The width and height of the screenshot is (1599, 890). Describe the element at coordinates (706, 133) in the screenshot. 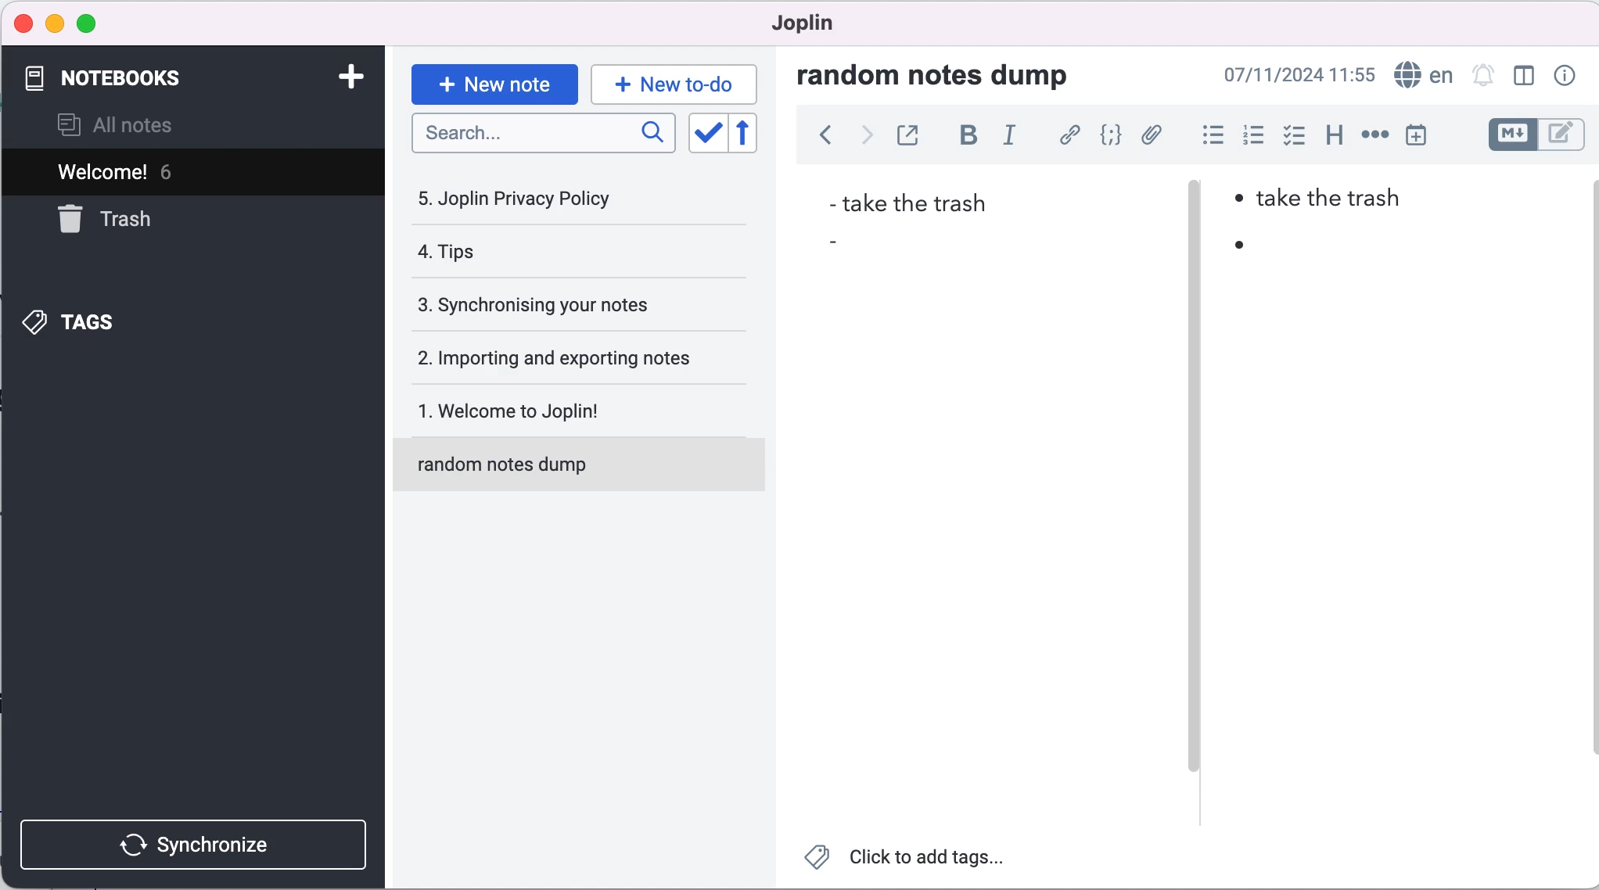

I see `toggle sort order field` at that location.